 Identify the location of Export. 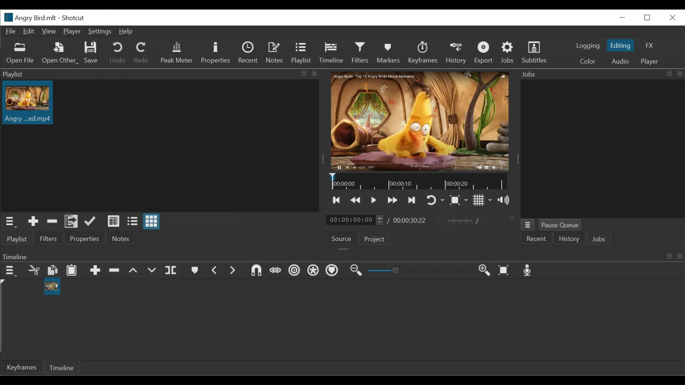
(483, 52).